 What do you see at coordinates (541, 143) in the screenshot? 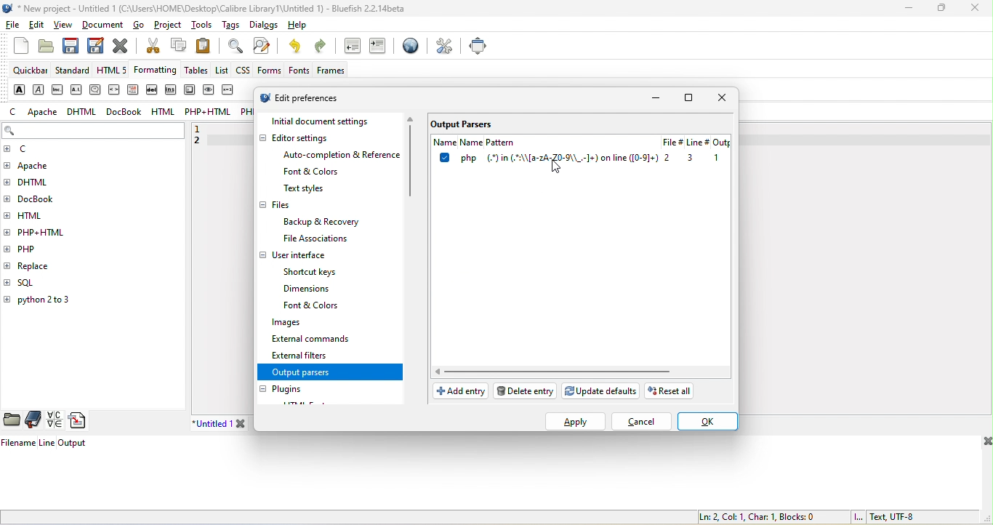
I see `name pattern` at bounding box center [541, 143].